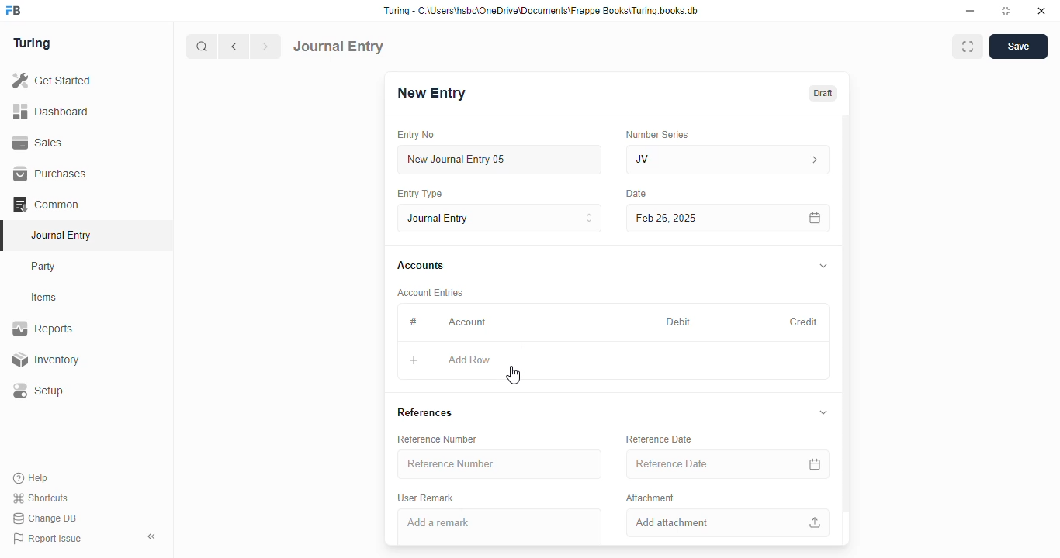 The image size is (1060, 558). What do you see at coordinates (421, 266) in the screenshot?
I see `accounts` at bounding box center [421, 266].